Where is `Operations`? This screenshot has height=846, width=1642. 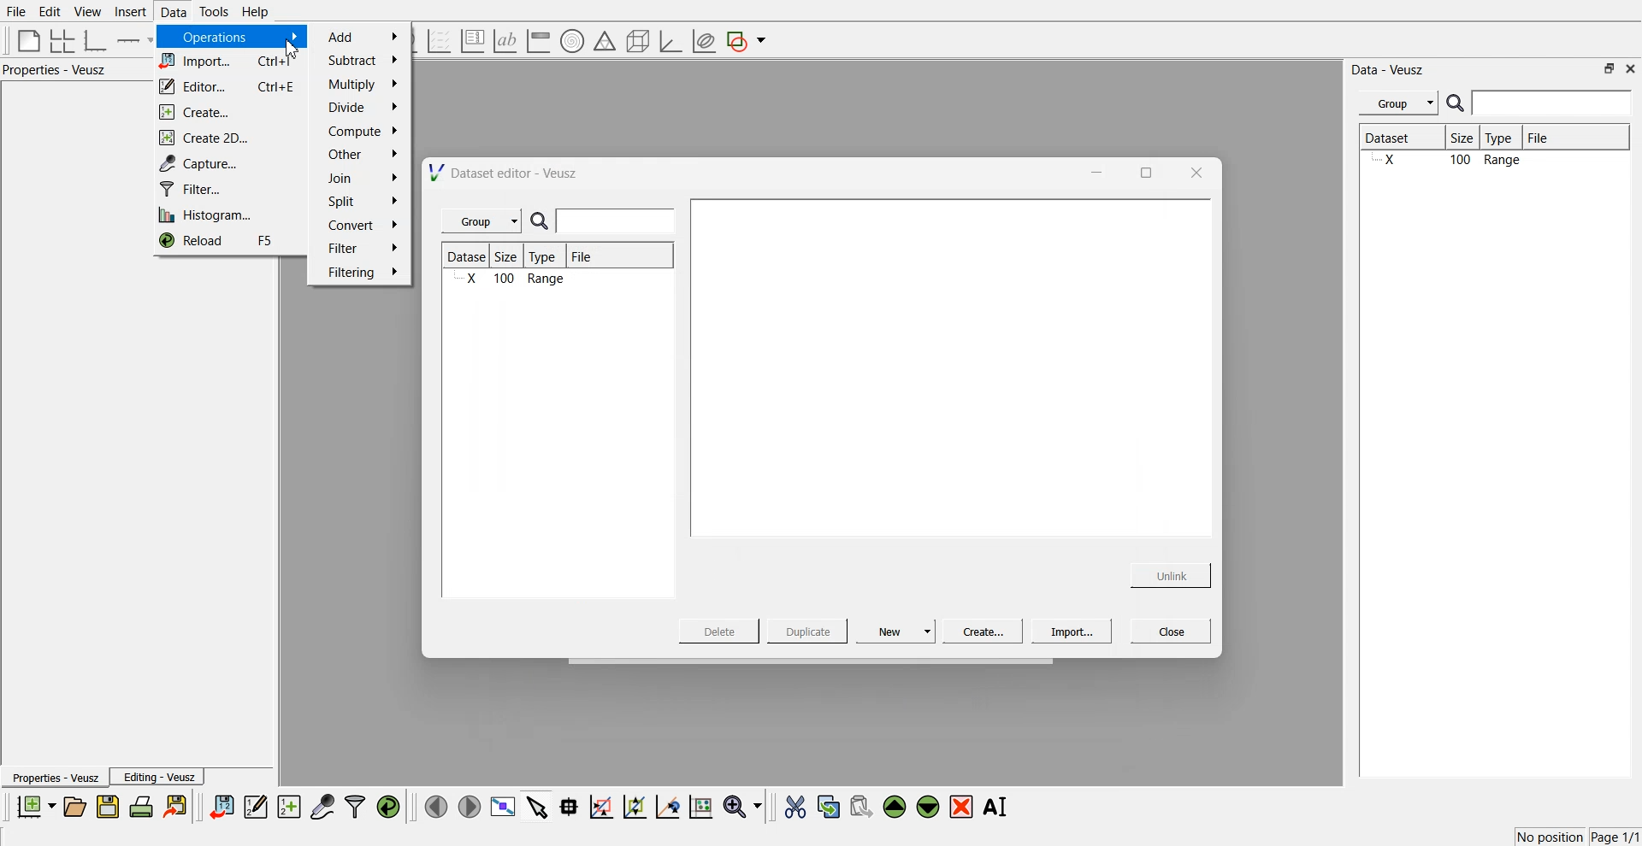 Operations is located at coordinates (229, 37).